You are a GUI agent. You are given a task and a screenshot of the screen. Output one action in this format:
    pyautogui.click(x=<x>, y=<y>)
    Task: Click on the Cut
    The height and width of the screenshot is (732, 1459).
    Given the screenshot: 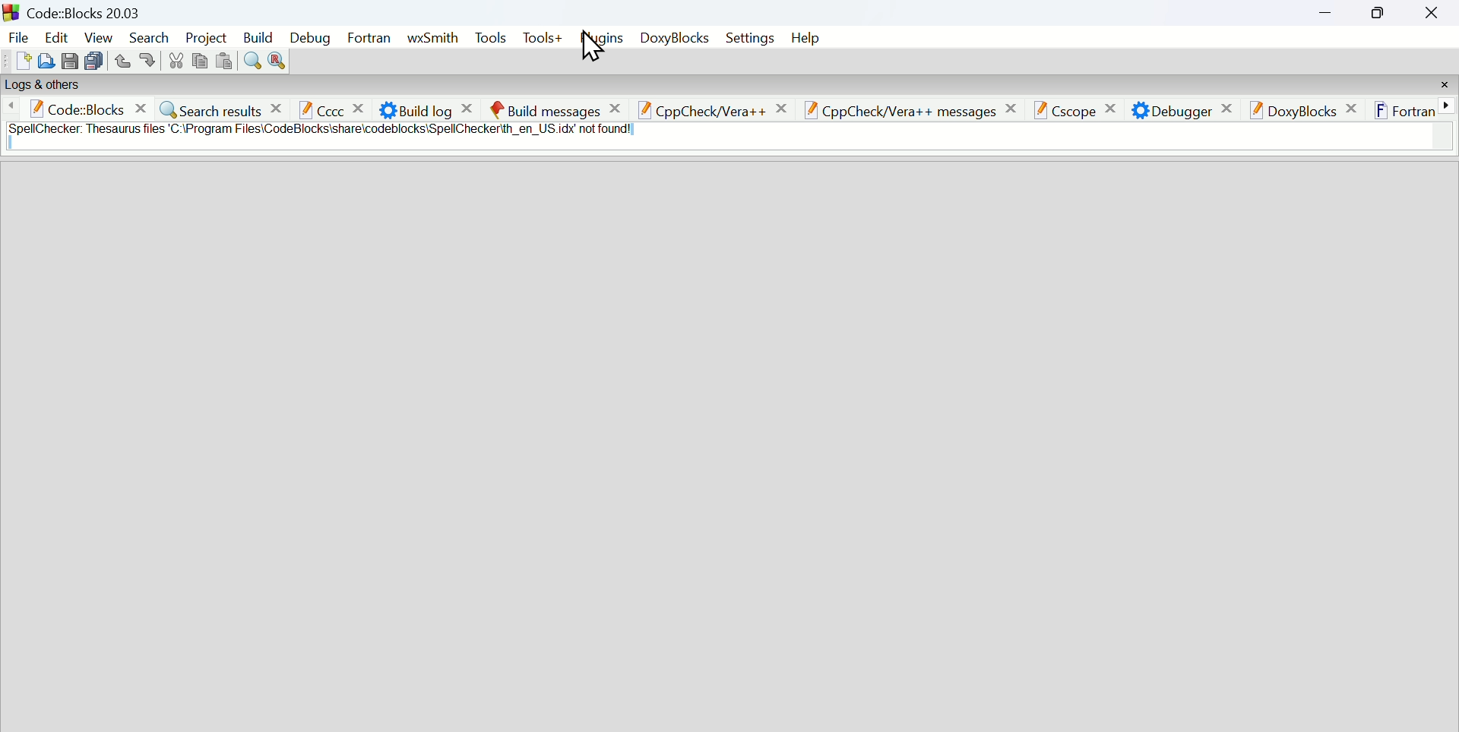 What is the action you would take?
    pyautogui.click(x=176, y=60)
    